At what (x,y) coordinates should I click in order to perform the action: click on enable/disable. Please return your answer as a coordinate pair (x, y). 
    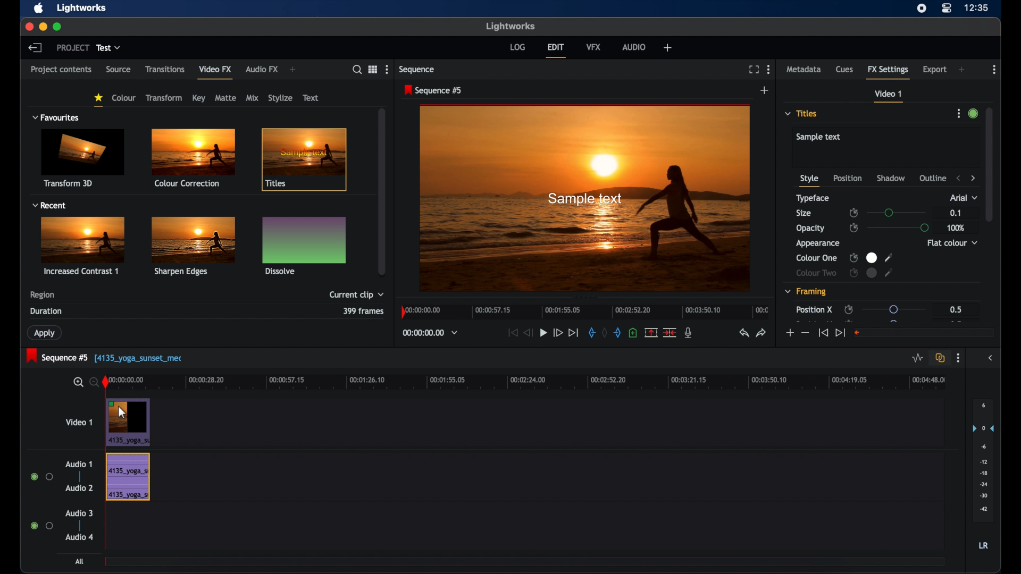
    Looking at the image, I should click on (853, 229).